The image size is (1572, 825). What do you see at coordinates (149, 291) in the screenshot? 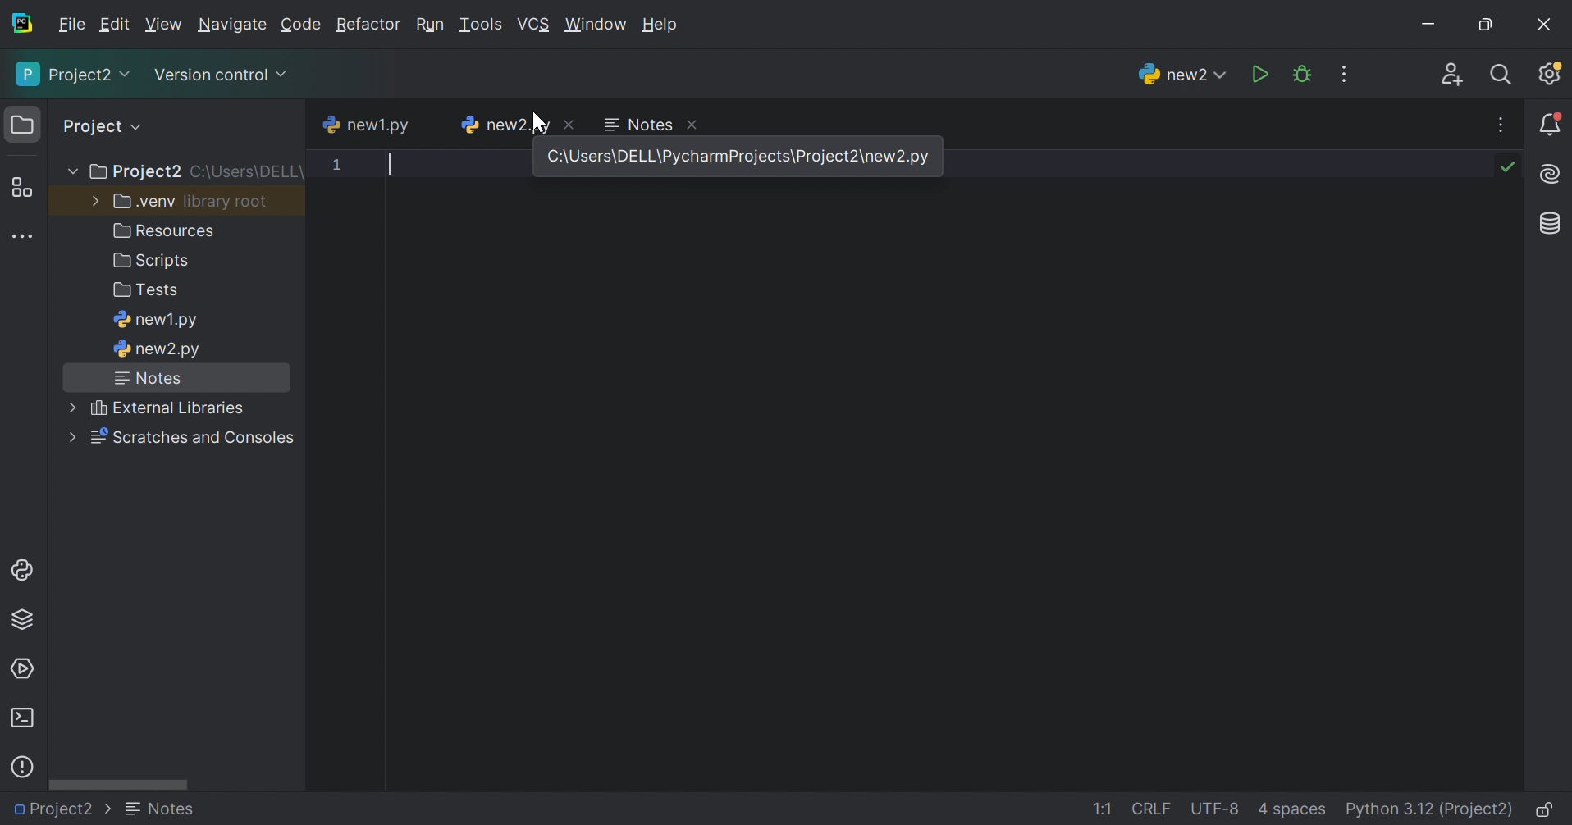
I see `Tests` at bounding box center [149, 291].